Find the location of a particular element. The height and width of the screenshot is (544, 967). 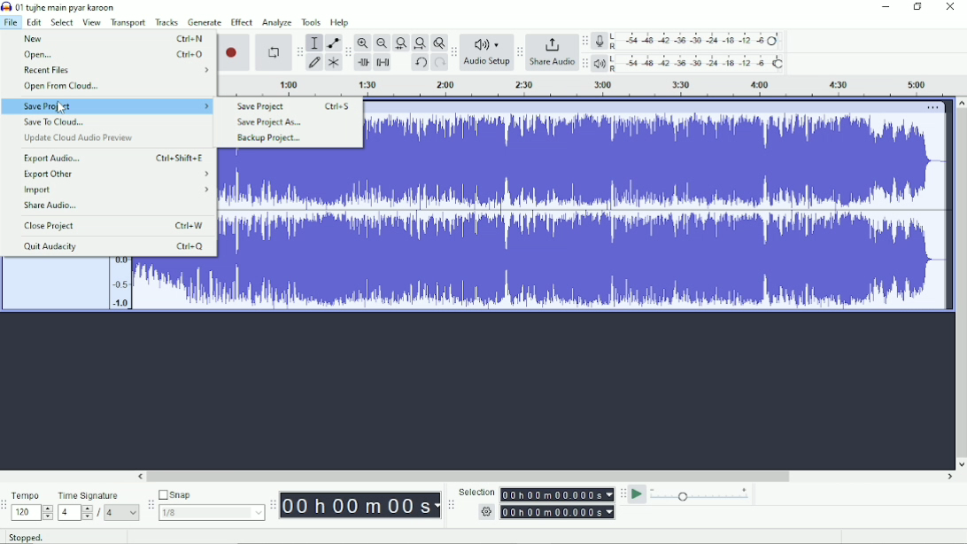

Record meter is located at coordinates (689, 41).